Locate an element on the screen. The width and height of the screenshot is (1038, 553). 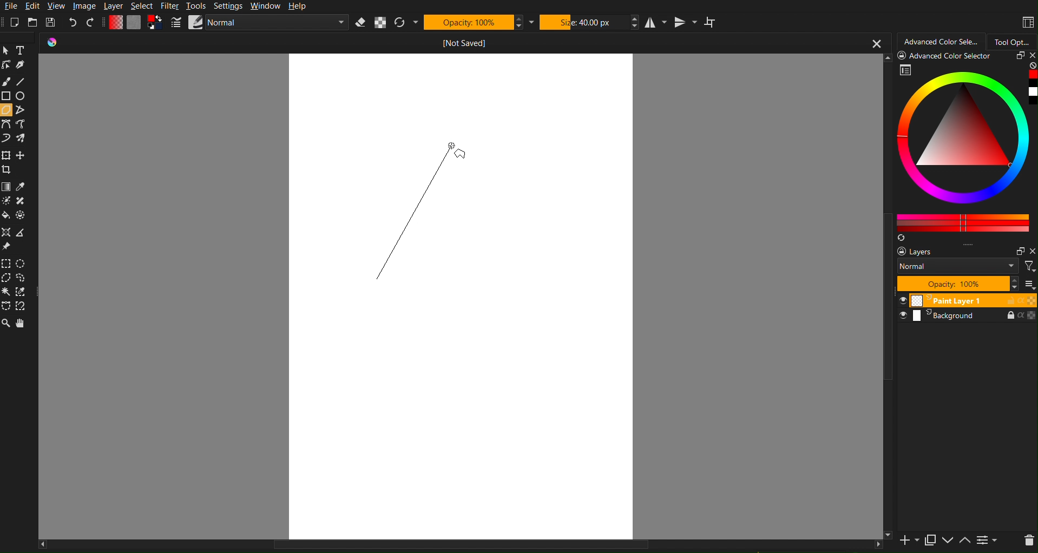
smart patch tool is located at coordinates (22, 200).